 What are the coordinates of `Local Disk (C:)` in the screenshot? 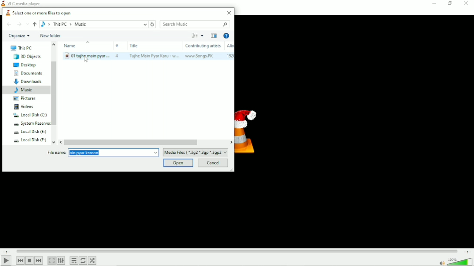 It's located at (29, 115).